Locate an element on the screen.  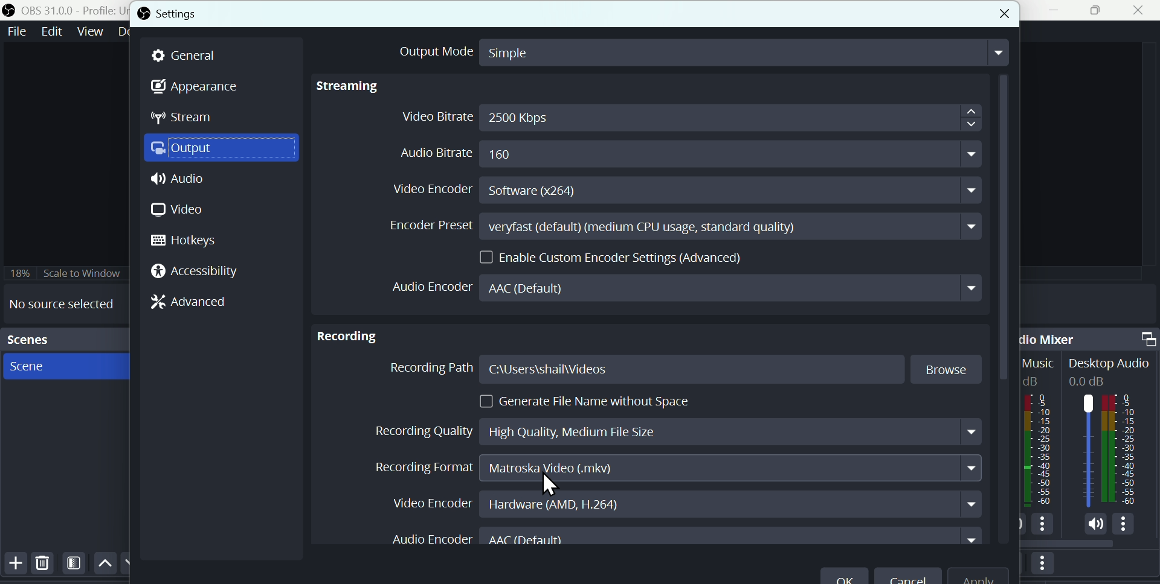
hotkeys is located at coordinates (187, 241).